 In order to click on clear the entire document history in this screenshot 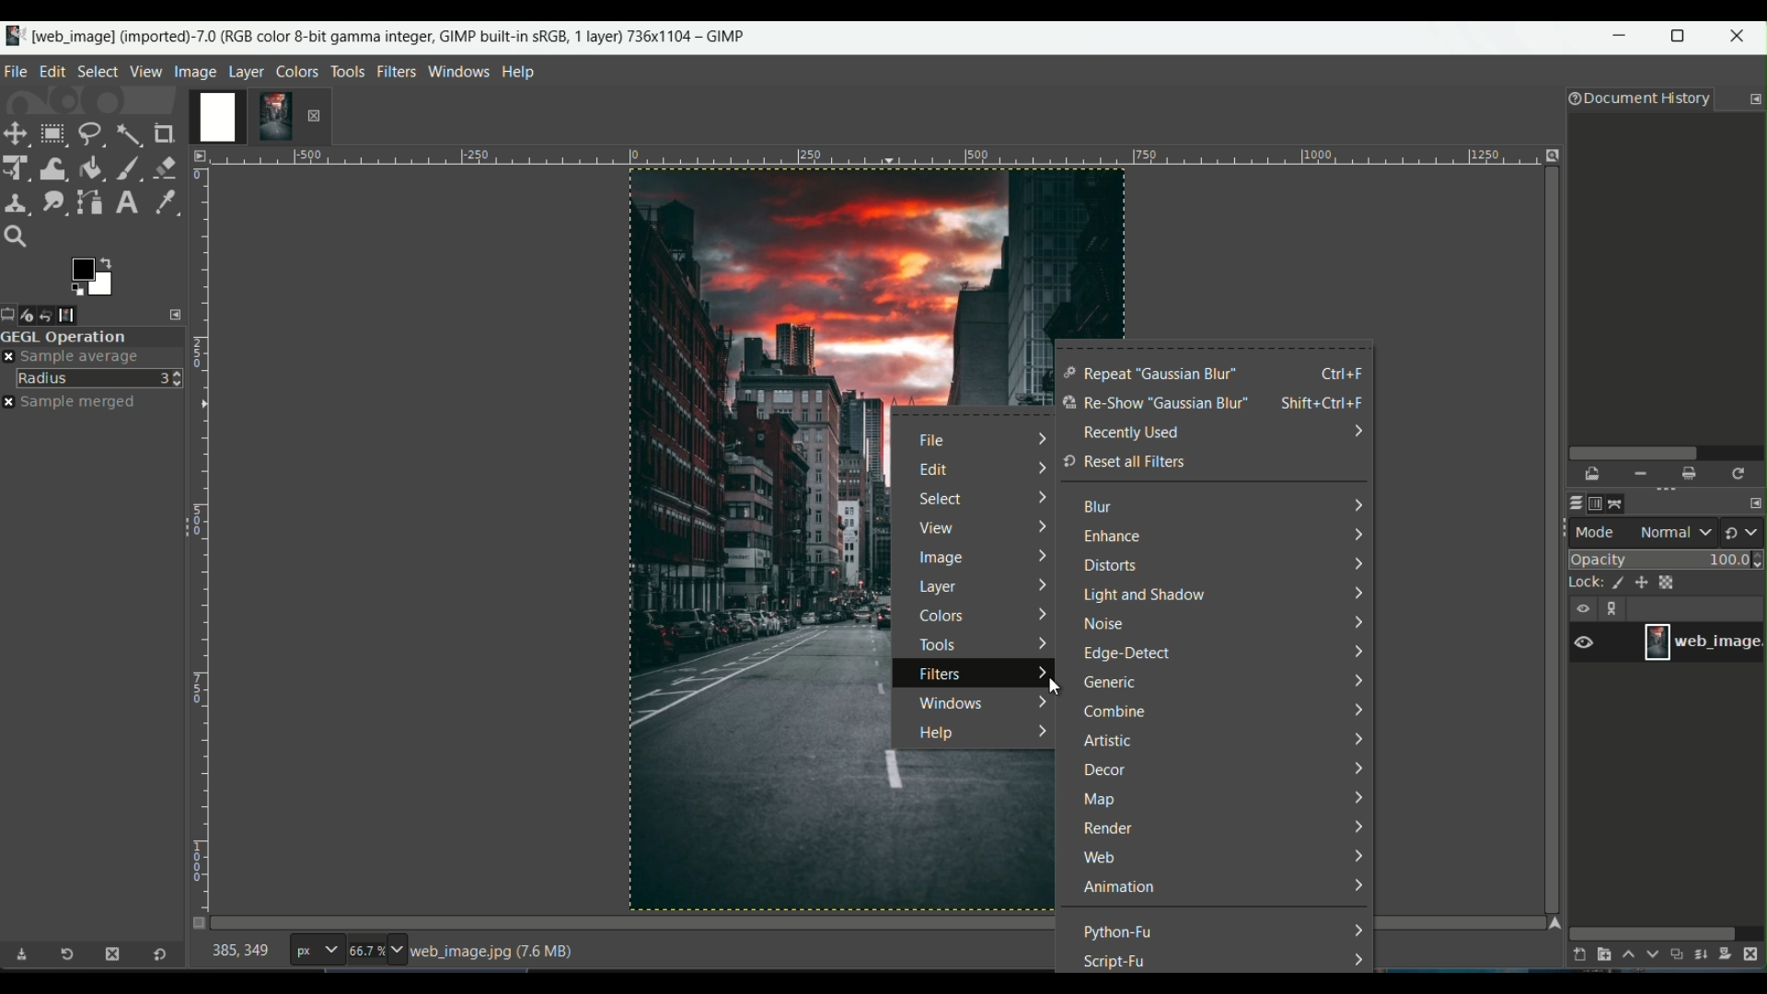, I will do `click(1691, 474)`.